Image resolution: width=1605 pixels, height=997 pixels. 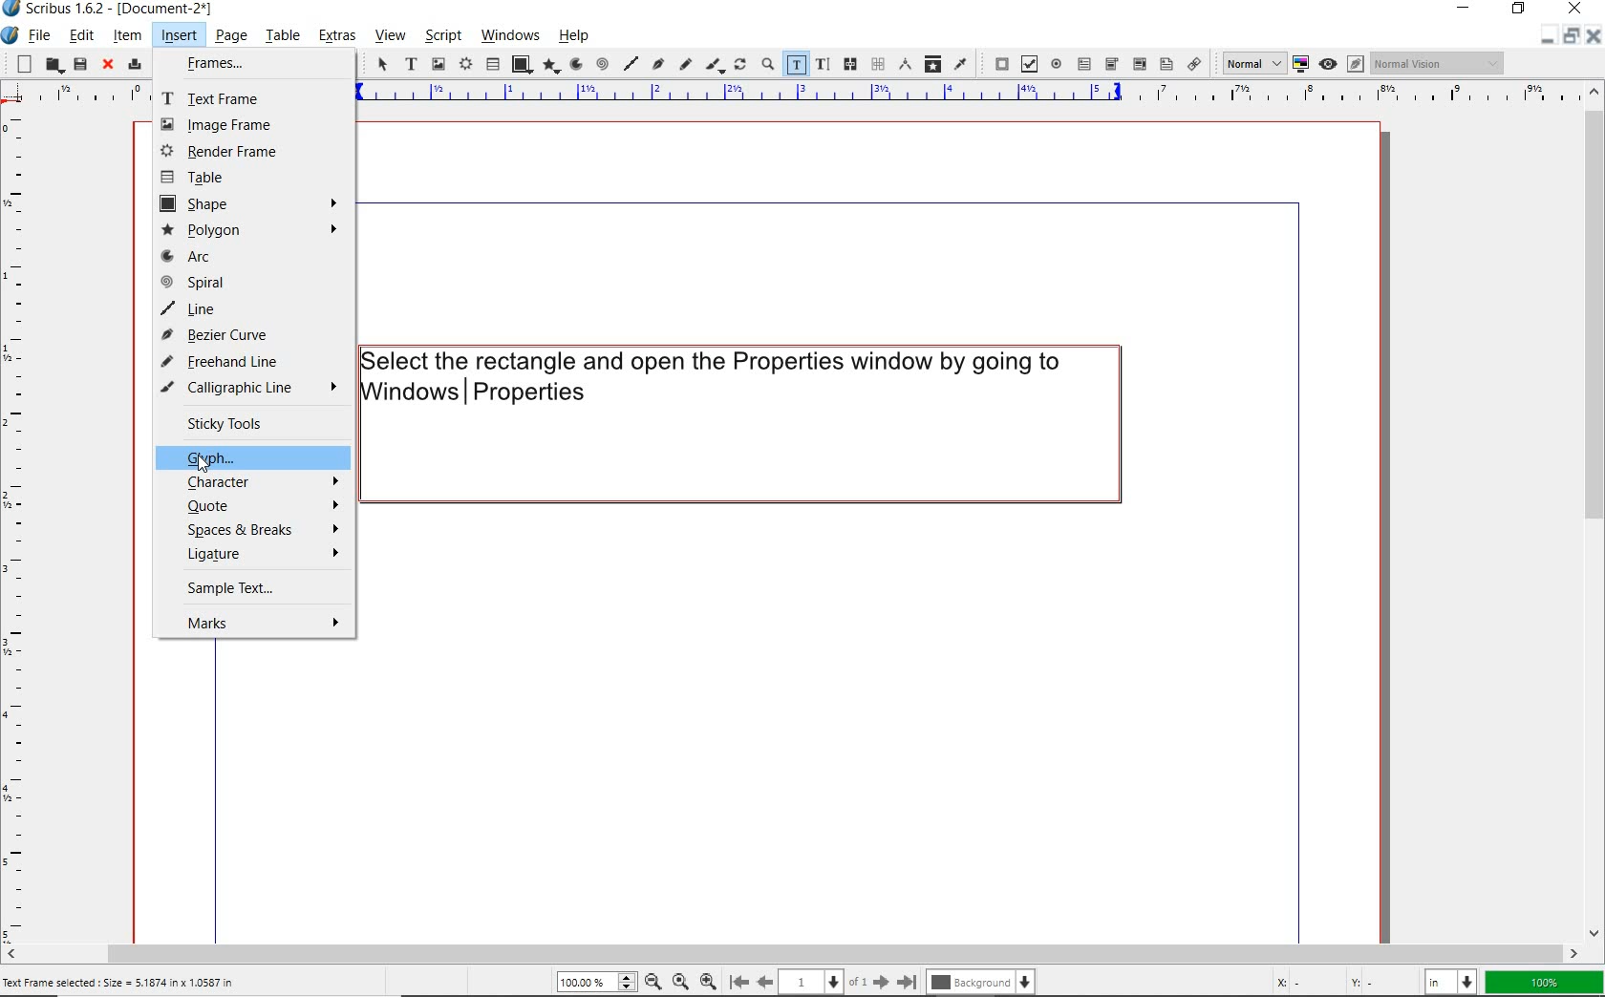 I want to click on Ruler, so click(x=74, y=96).